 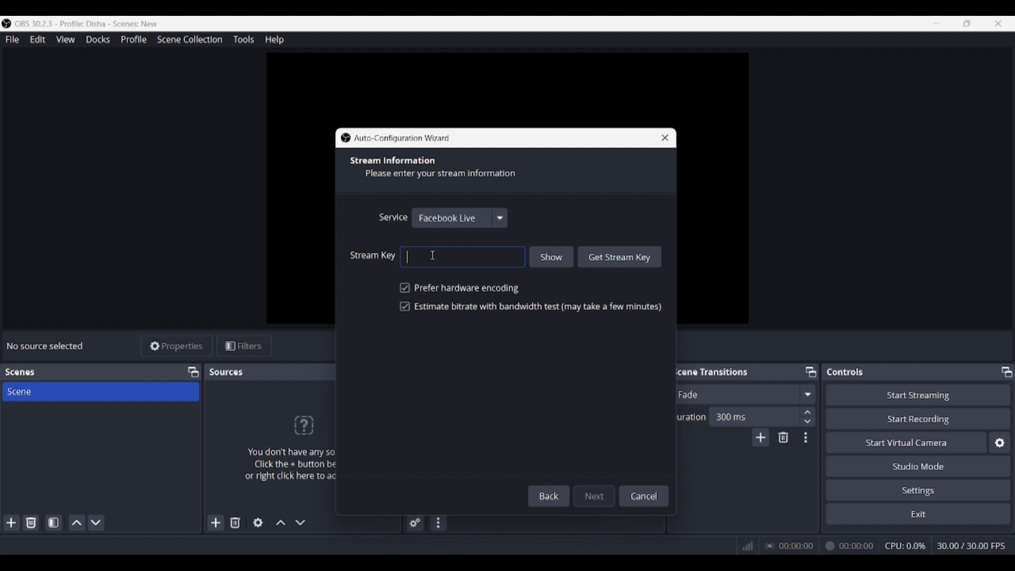 What do you see at coordinates (821, 546) in the screenshot?
I see `00:00:00` at bounding box center [821, 546].